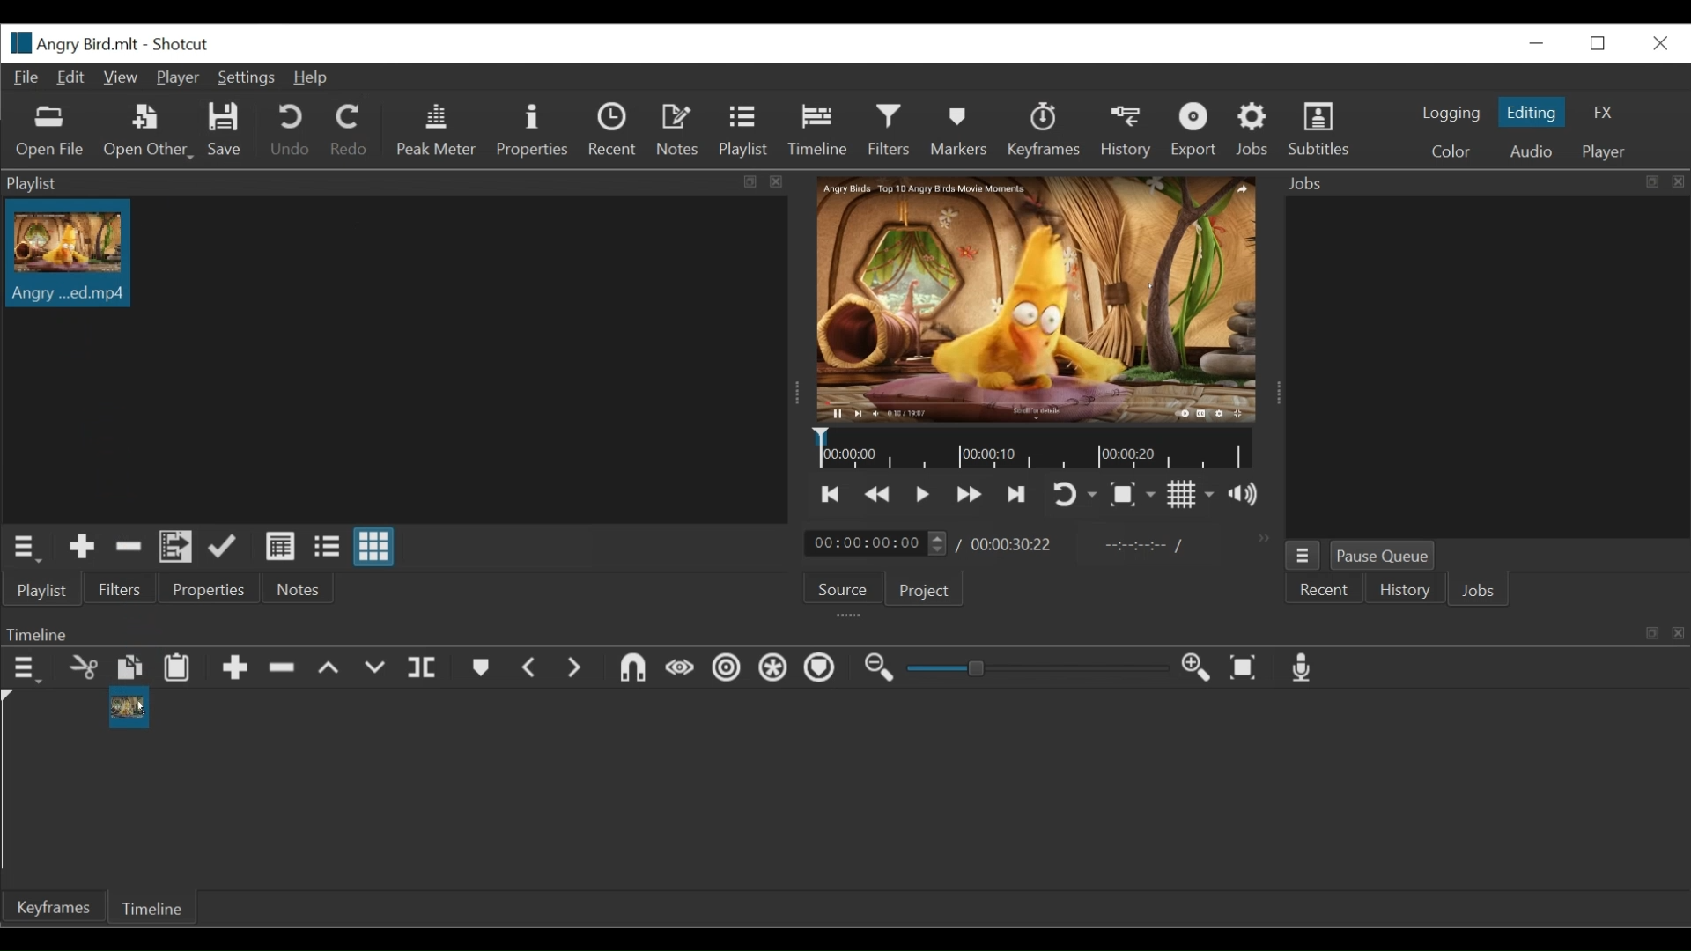 The height and width of the screenshot is (951, 1691). What do you see at coordinates (28, 78) in the screenshot?
I see `File` at bounding box center [28, 78].